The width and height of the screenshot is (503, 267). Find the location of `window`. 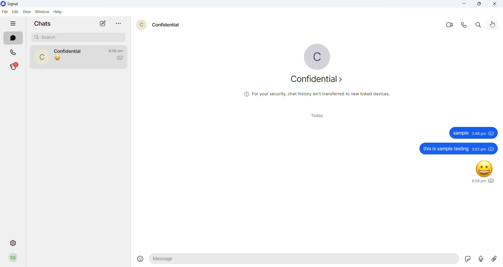

window is located at coordinates (42, 12).